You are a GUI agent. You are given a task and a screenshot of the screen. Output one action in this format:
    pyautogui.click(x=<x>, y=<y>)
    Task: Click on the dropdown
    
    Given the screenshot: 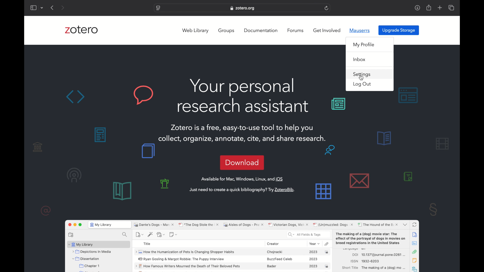 What is the action you would take?
    pyautogui.click(x=42, y=8)
    